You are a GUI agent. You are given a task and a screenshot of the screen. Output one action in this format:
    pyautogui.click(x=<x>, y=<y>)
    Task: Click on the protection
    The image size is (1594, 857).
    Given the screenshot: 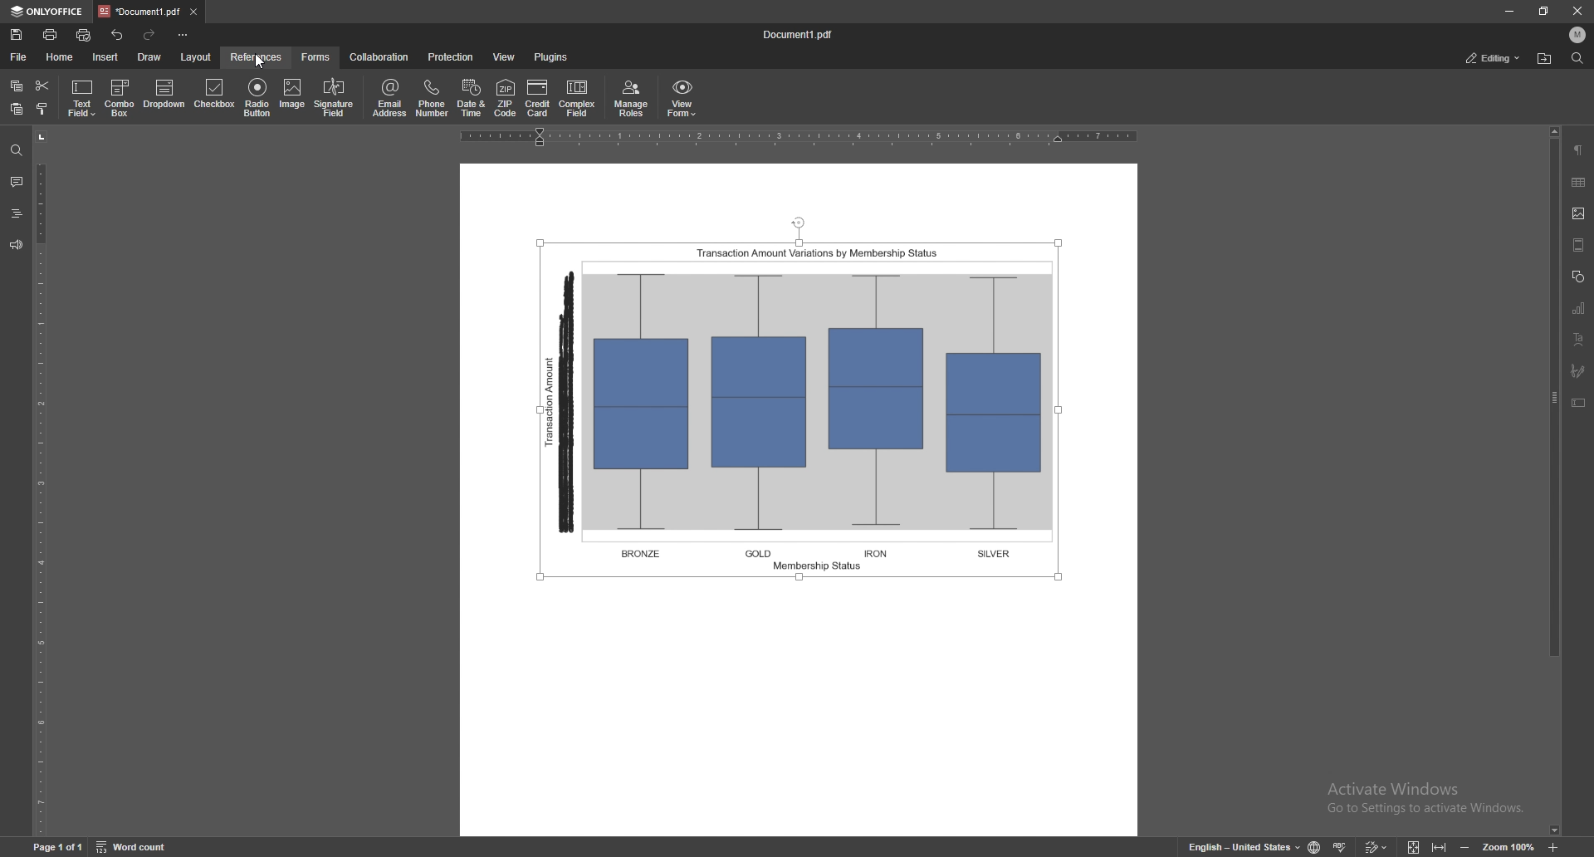 What is the action you would take?
    pyautogui.click(x=450, y=57)
    